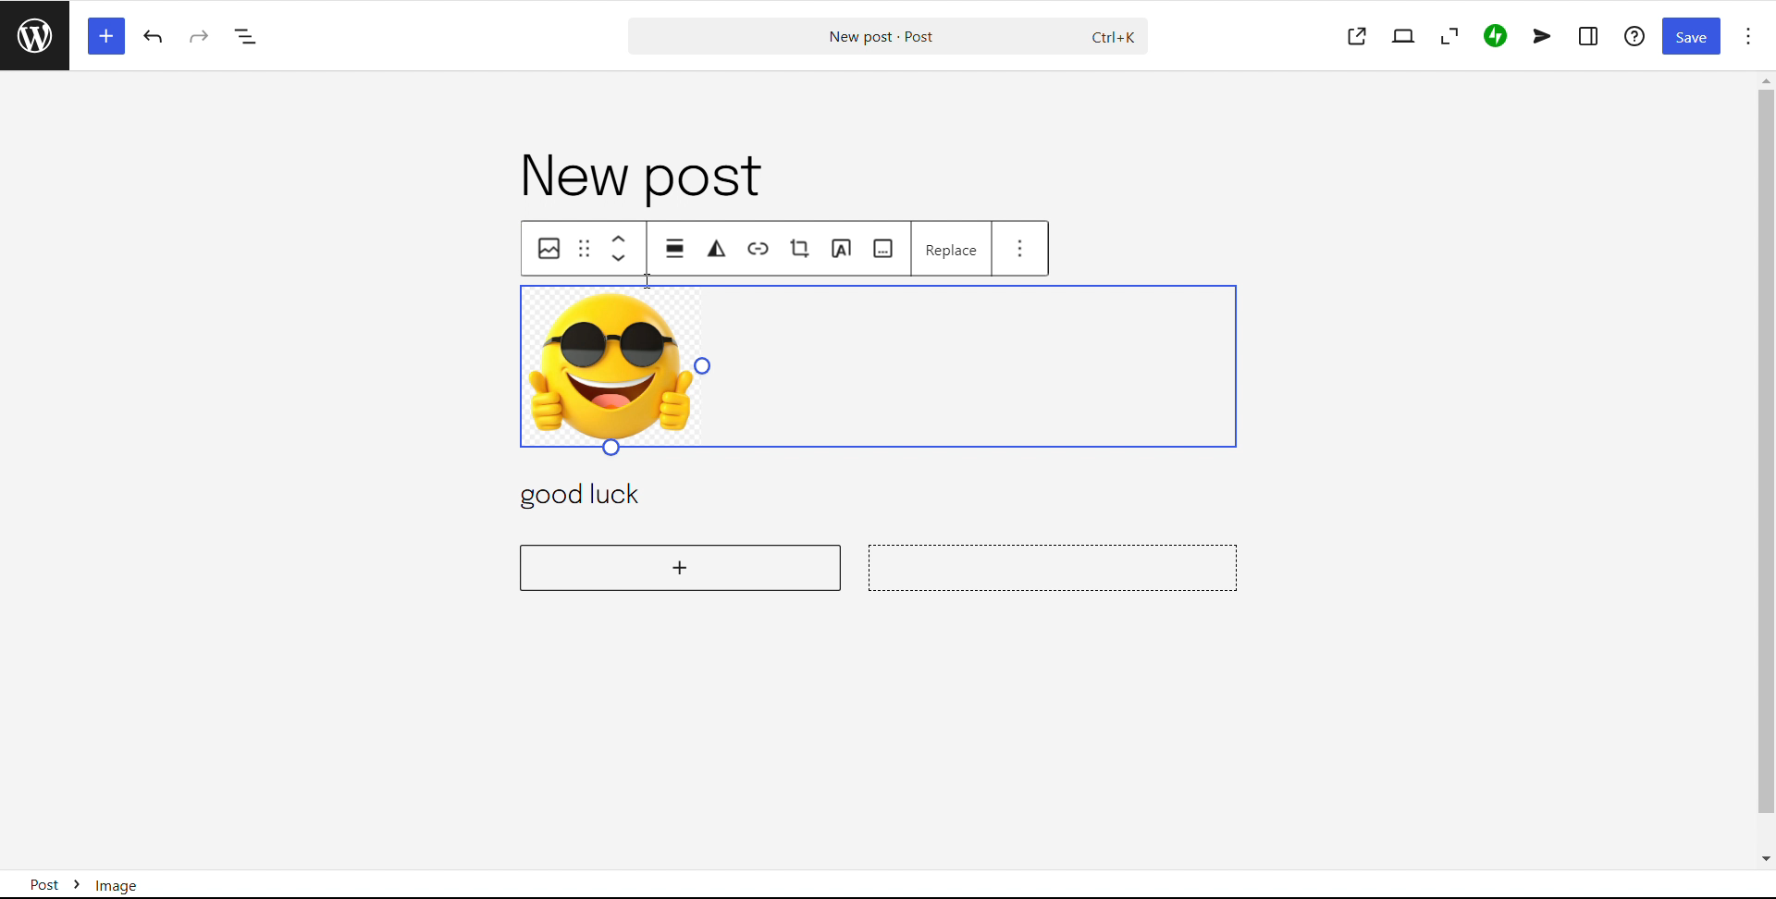 The width and height of the screenshot is (1776, 899). Describe the element at coordinates (603, 496) in the screenshot. I see `good luck` at that location.